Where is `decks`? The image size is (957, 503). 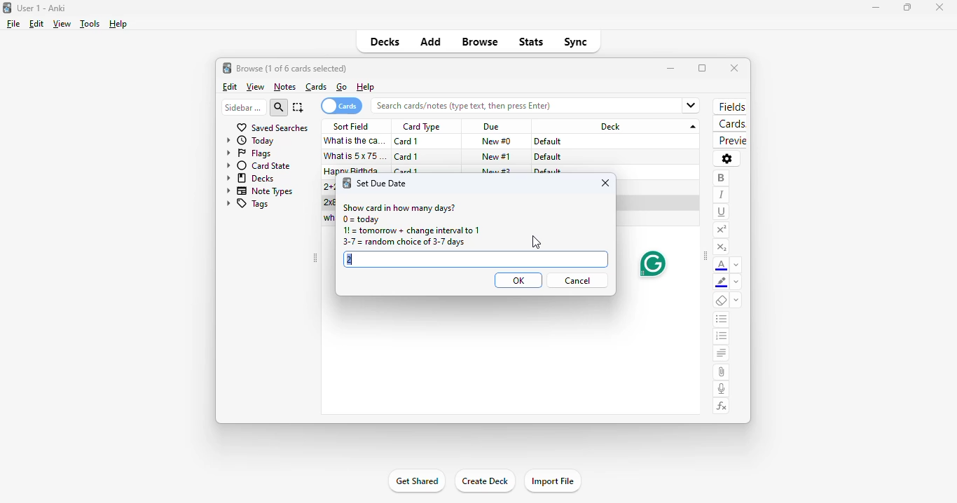
decks is located at coordinates (251, 178).